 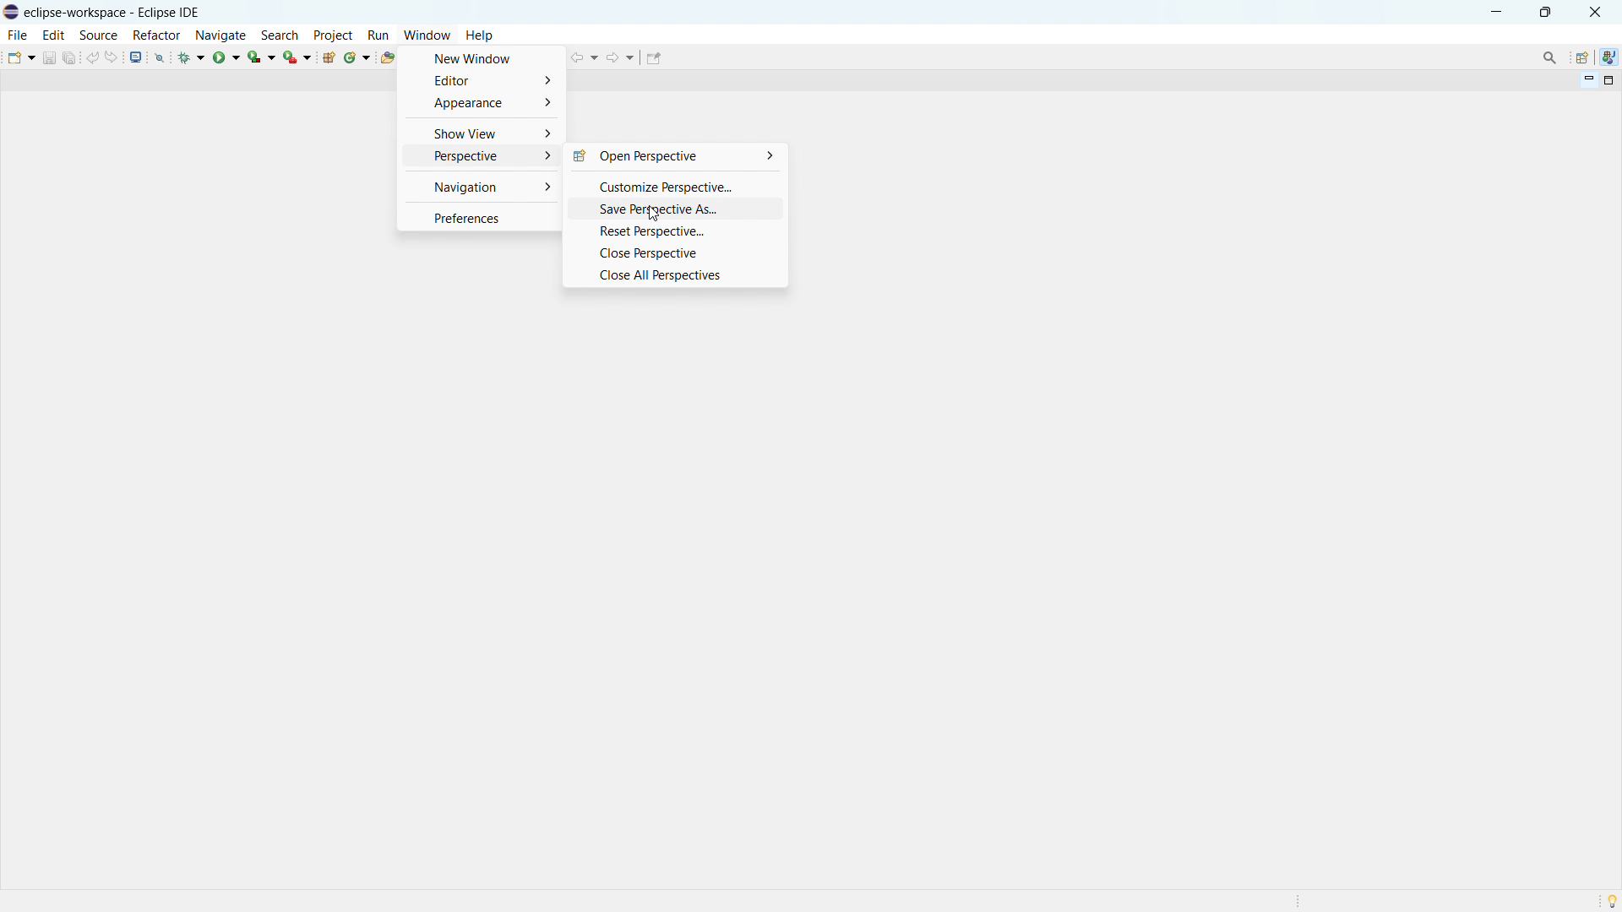 What do you see at coordinates (19, 57) in the screenshot?
I see `new` at bounding box center [19, 57].